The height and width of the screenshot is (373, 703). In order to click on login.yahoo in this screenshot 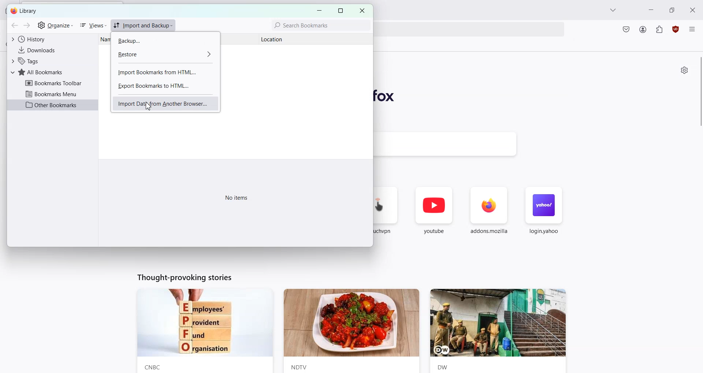, I will do `click(543, 215)`.